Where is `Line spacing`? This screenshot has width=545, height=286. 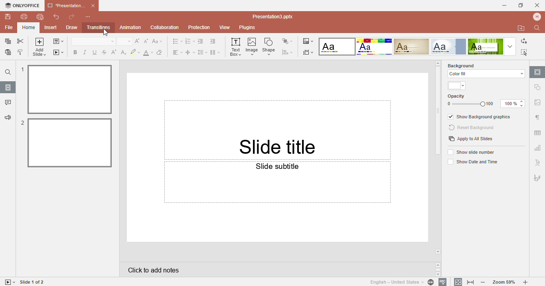 Line spacing is located at coordinates (203, 52).